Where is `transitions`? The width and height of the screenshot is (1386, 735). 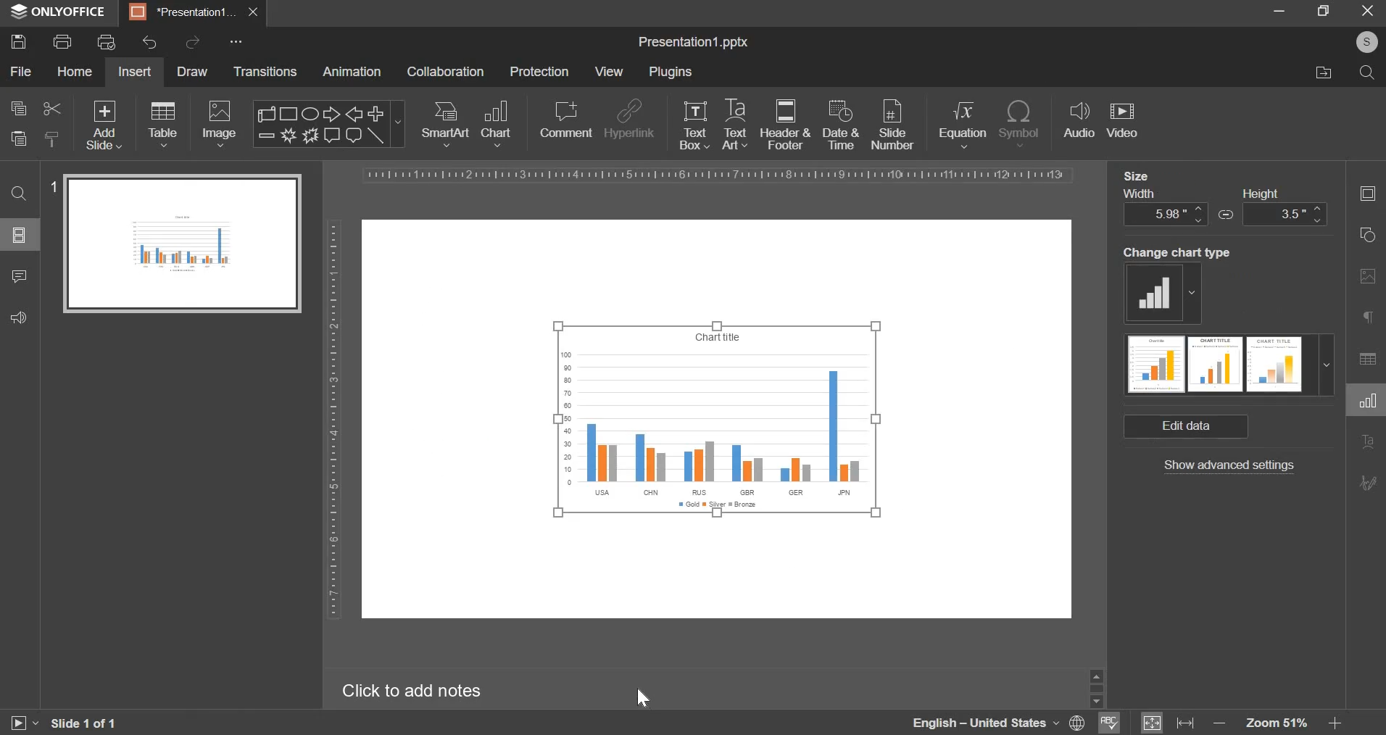 transitions is located at coordinates (266, 72).